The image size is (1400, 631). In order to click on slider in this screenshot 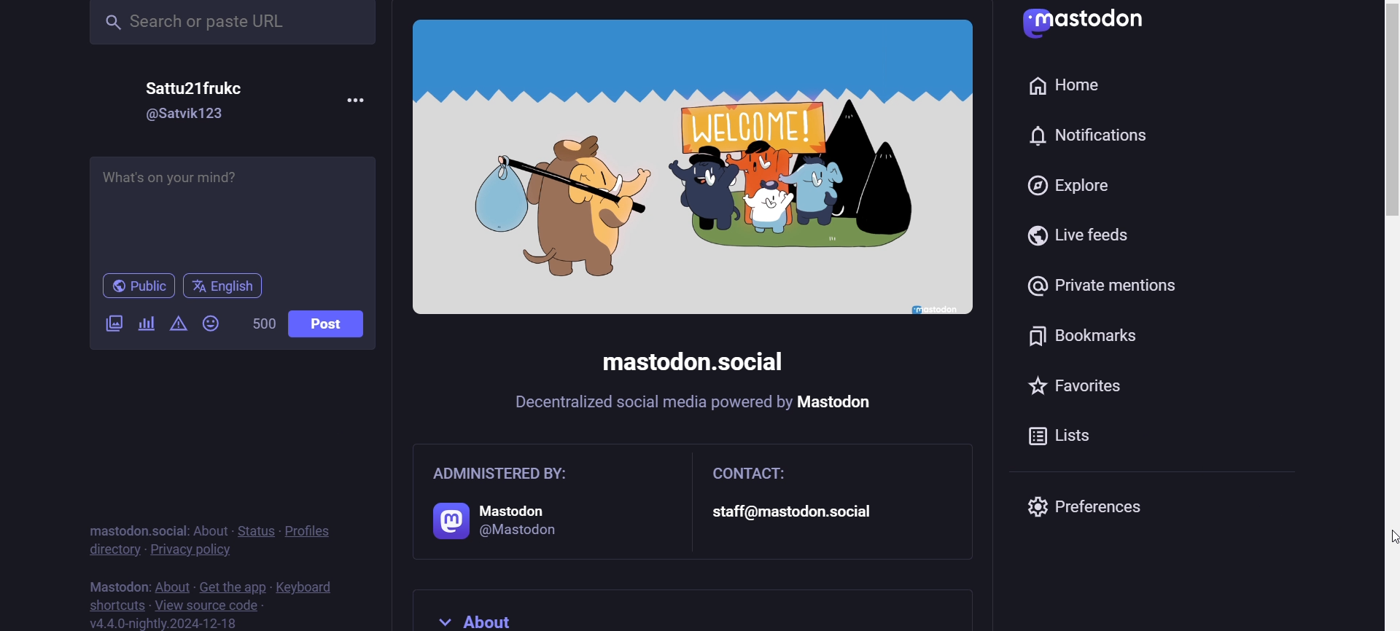, I will do `click(1385, 340)`.